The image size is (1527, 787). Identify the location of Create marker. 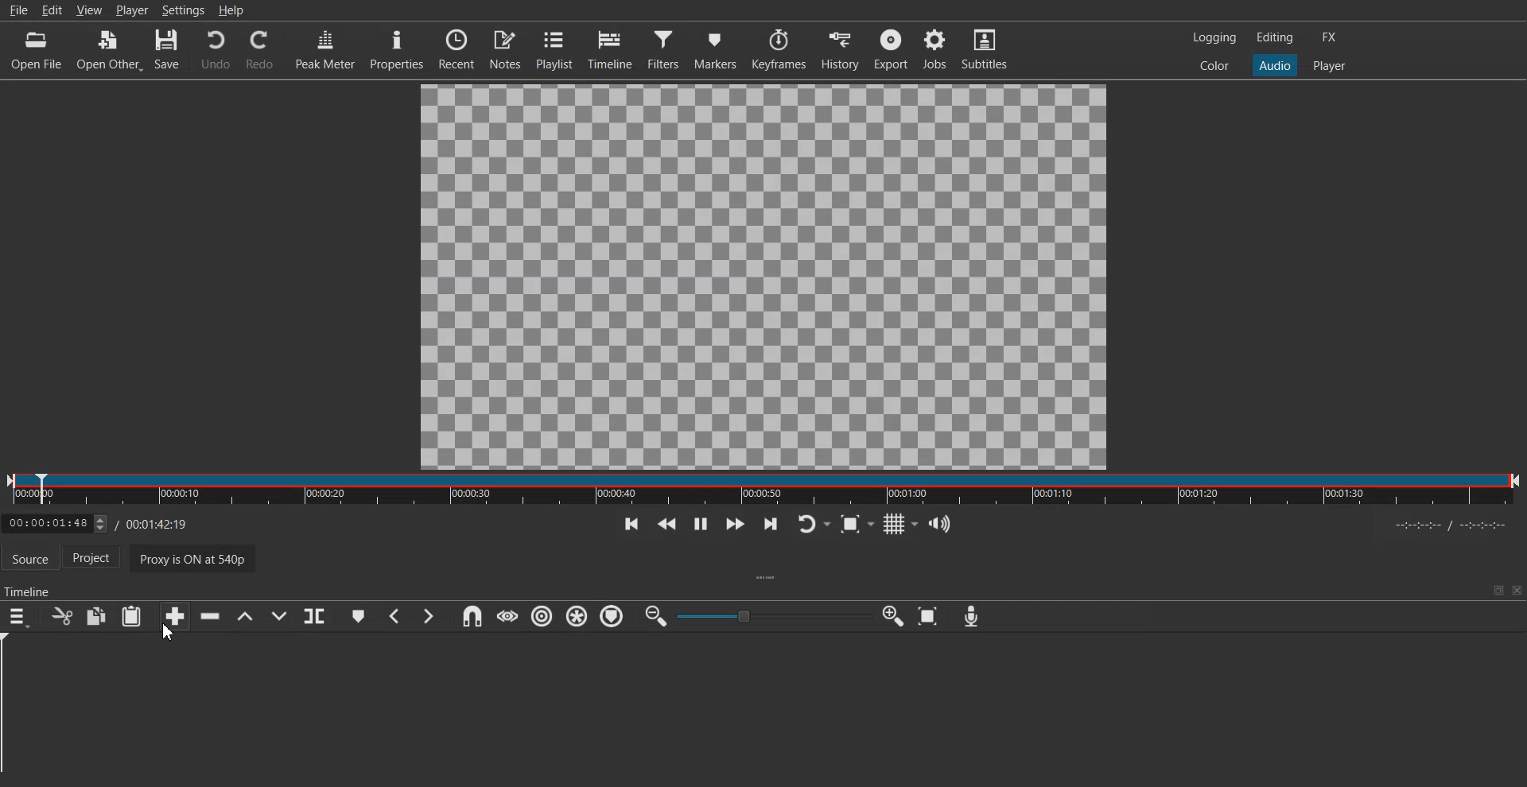
(358, 616).